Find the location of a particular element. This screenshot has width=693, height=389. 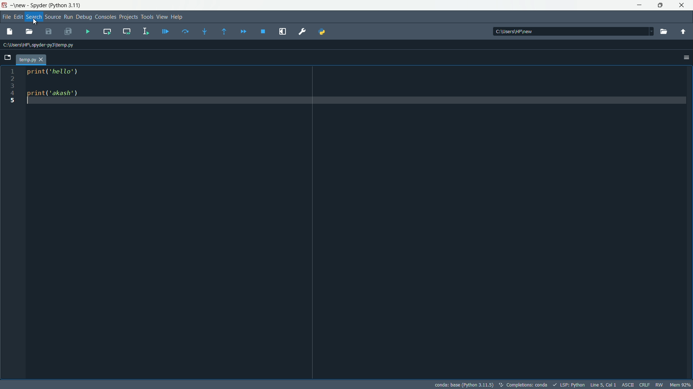

Debug Menu is located at coordinates (83, 17).